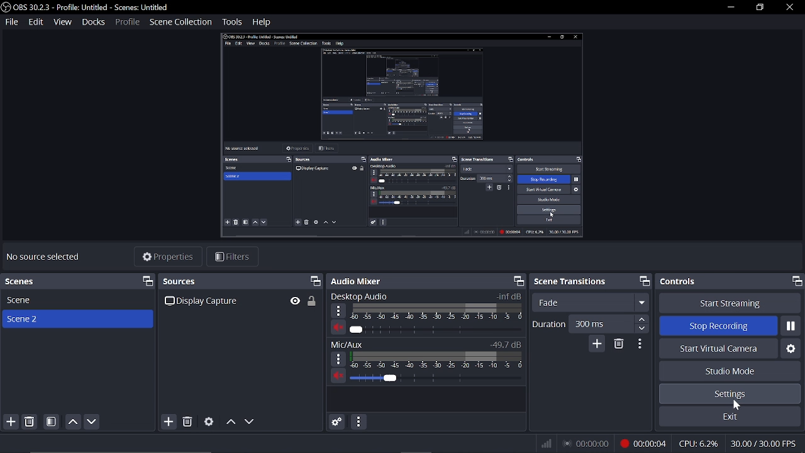 This screenshot has width=805, height=453. Describe the element at coordinates (92, 21) in the screenshot. I see `docks` at that location.